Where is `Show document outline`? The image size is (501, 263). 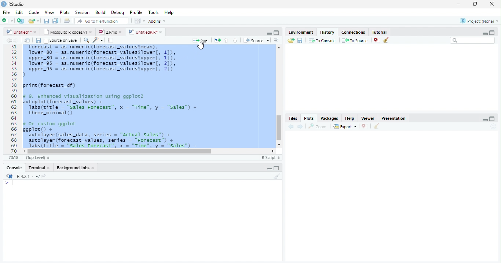
Show document outline is located at coordinates (277, 41).